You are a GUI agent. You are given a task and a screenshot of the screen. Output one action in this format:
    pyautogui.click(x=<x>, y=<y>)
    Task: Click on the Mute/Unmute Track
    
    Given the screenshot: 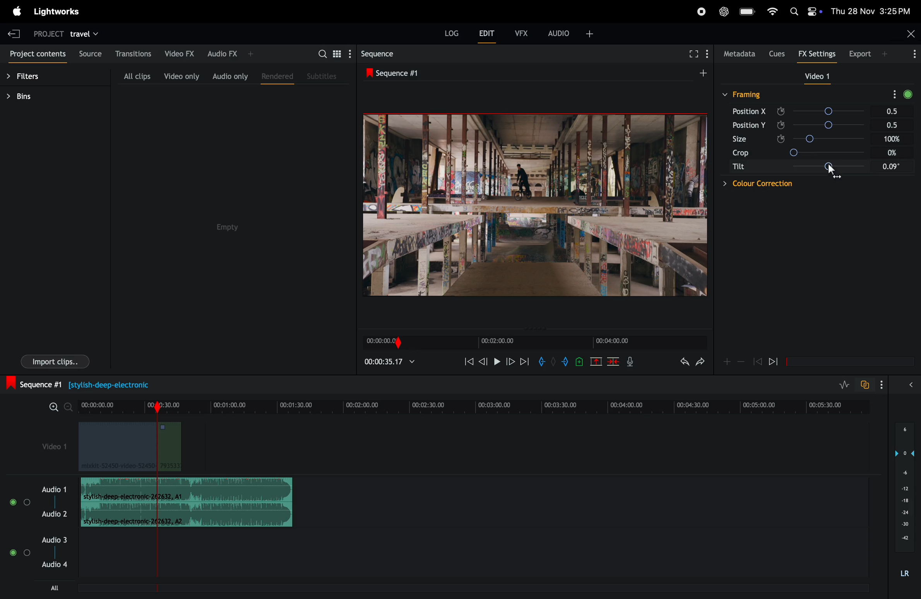 What is the action you would take?
    pyautogui.click(x=13, y=554)
    